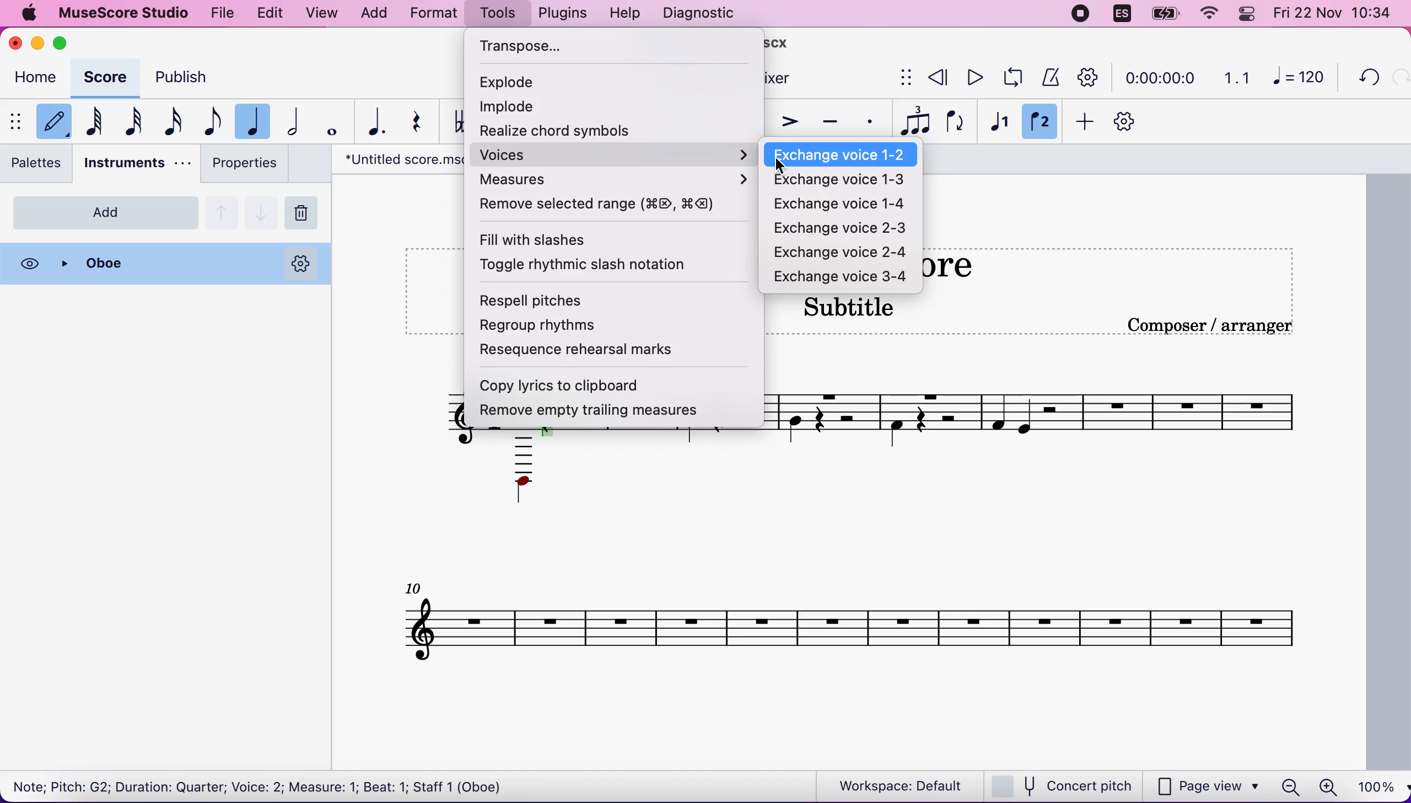 The width and height of the screenshot is (1411, 803). I want to click on half note, so click(294, 120).